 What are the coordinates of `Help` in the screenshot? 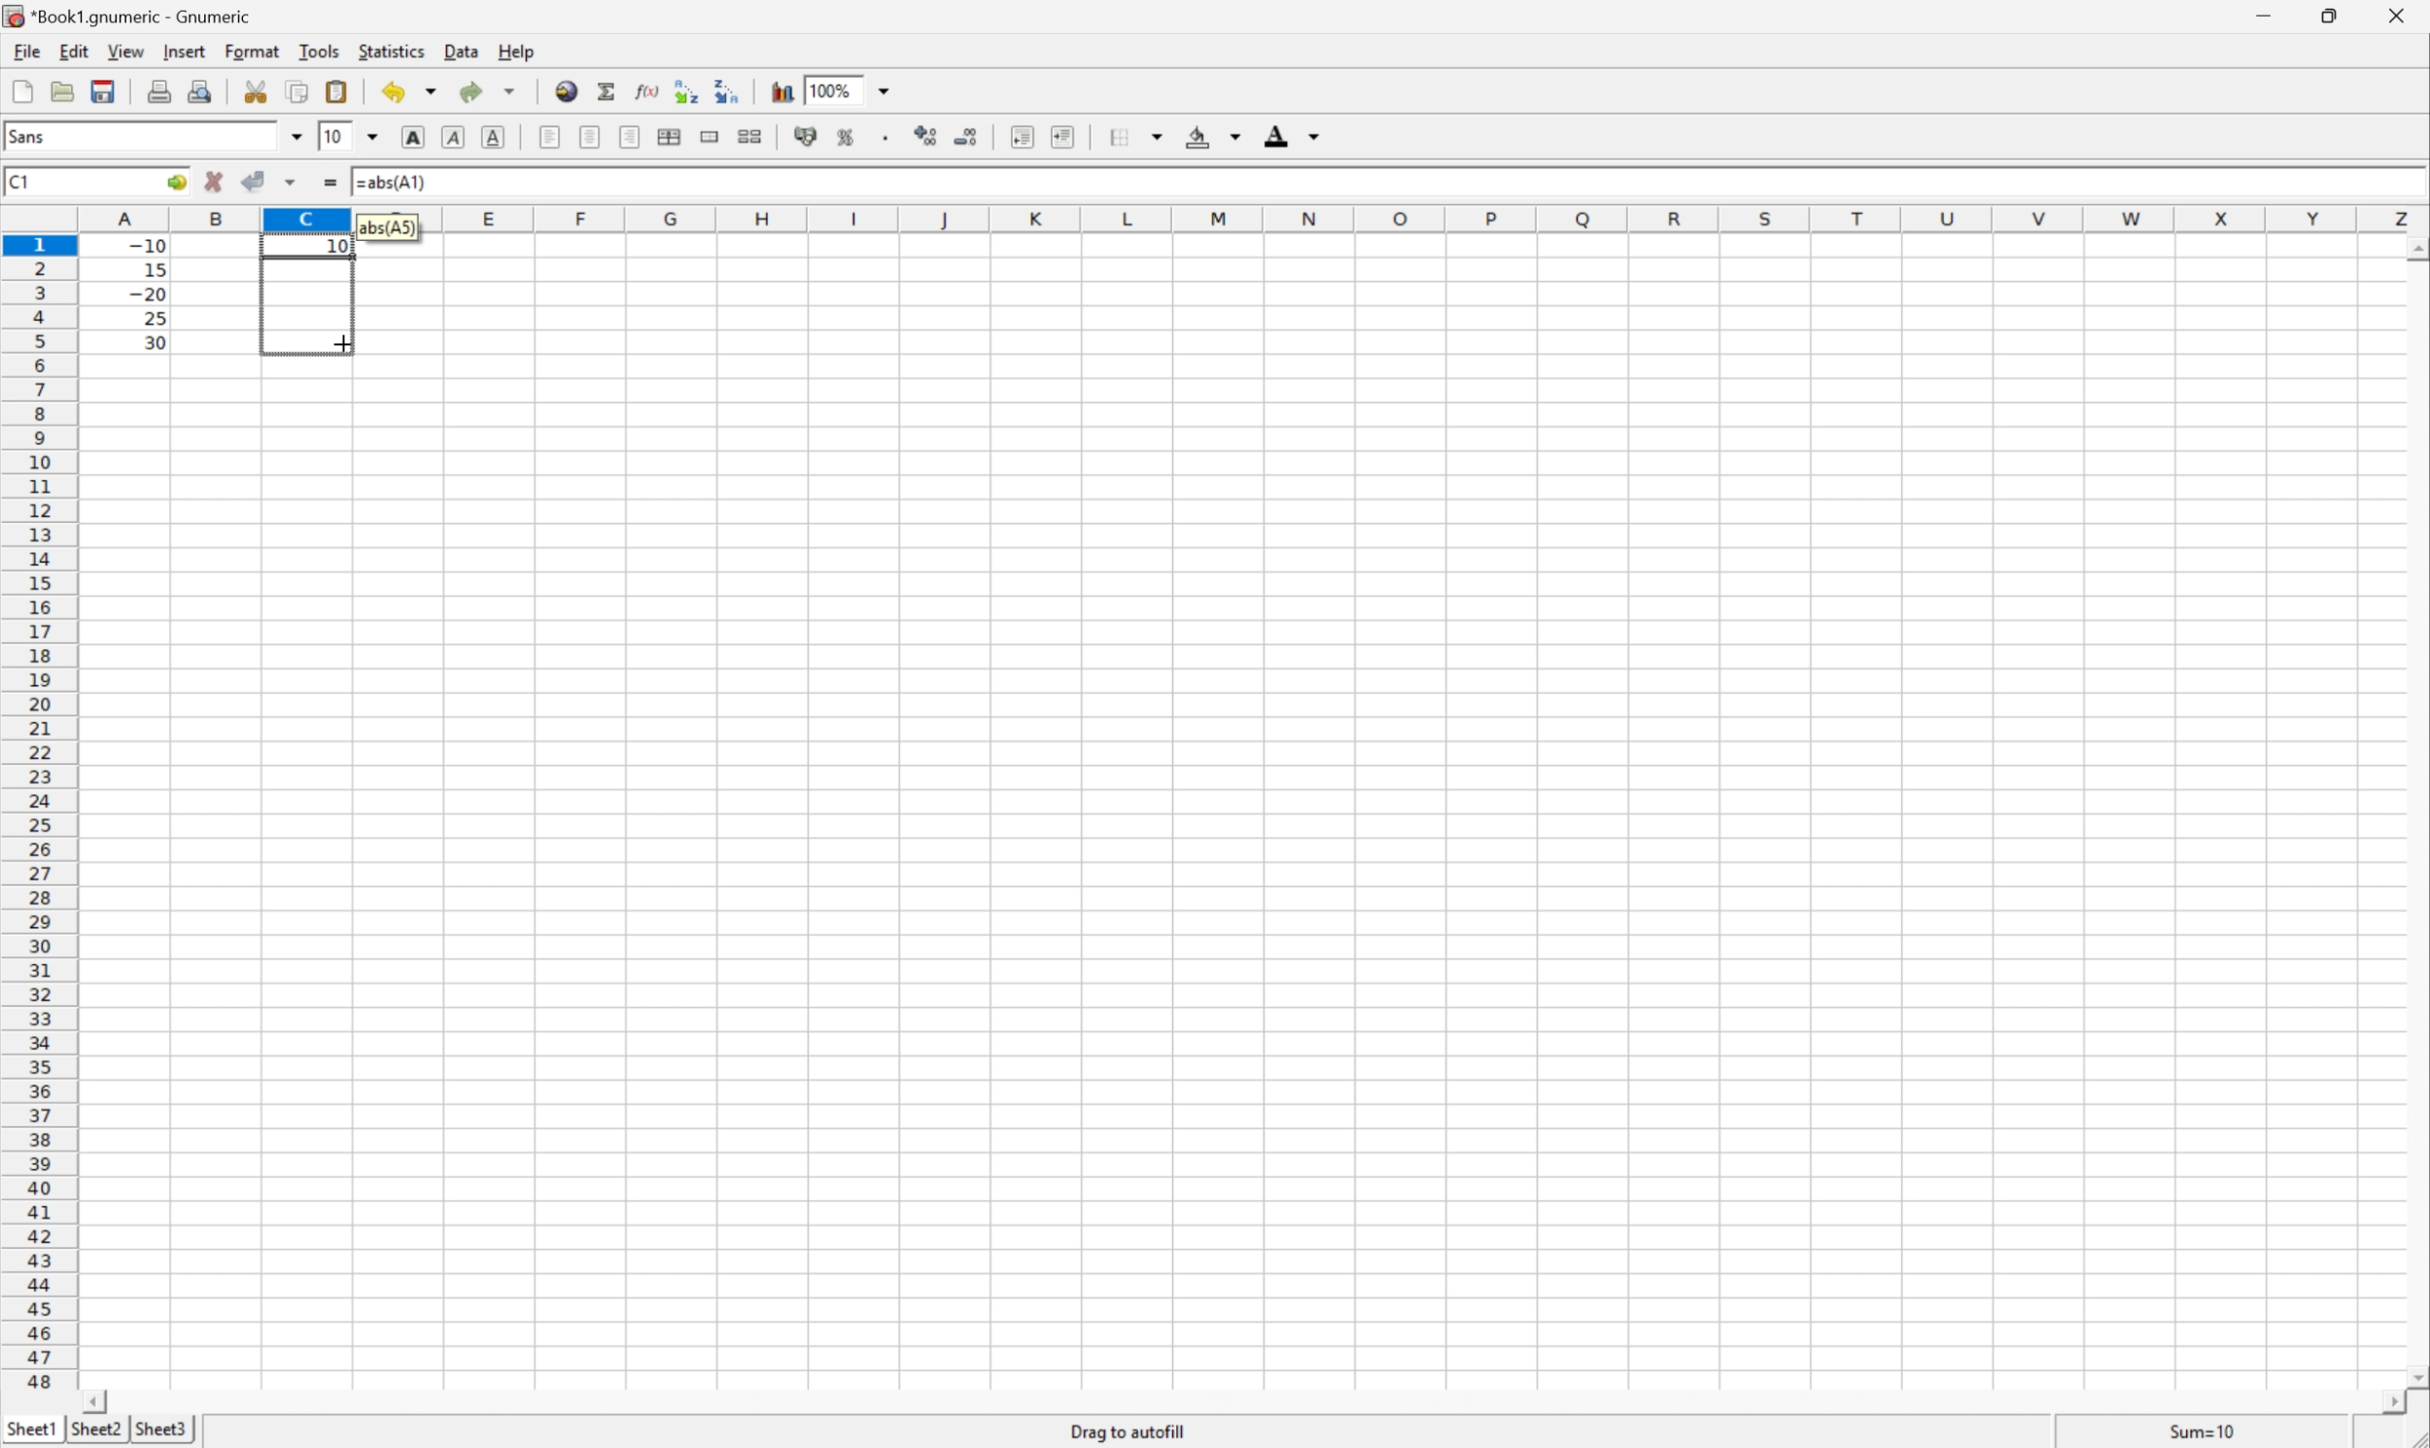 It's located at (516, 53).